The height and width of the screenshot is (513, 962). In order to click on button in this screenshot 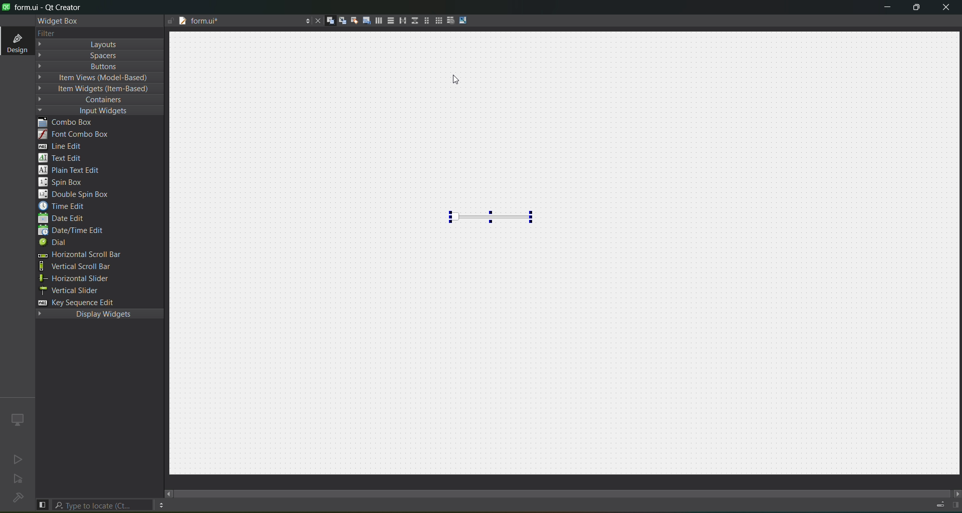, I will do `click(89, 67)`.